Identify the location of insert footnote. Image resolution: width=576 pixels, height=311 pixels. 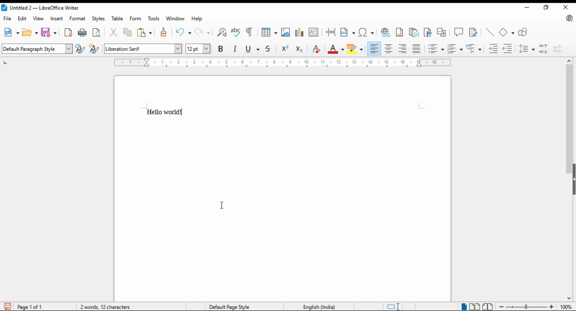
(399, 32).